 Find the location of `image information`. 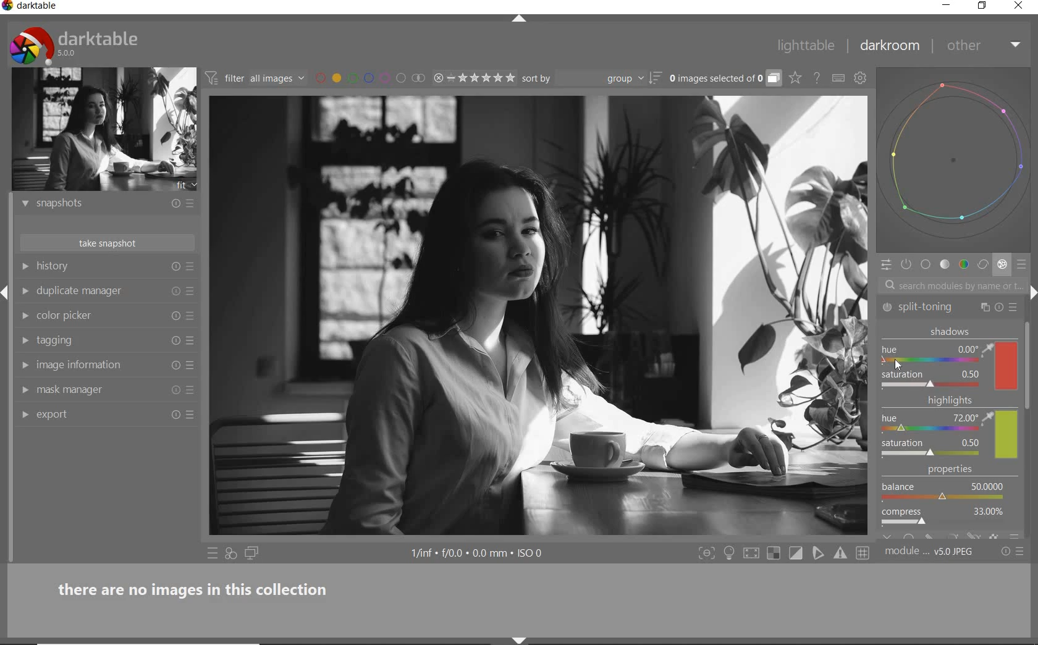

image information is located at coordinates (98, 365).